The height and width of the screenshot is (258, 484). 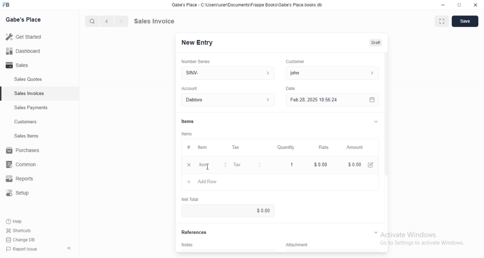 What do you see at coordinates (465, 22) in the screenshot?
I see `Save` at bounding box center [465, 22].